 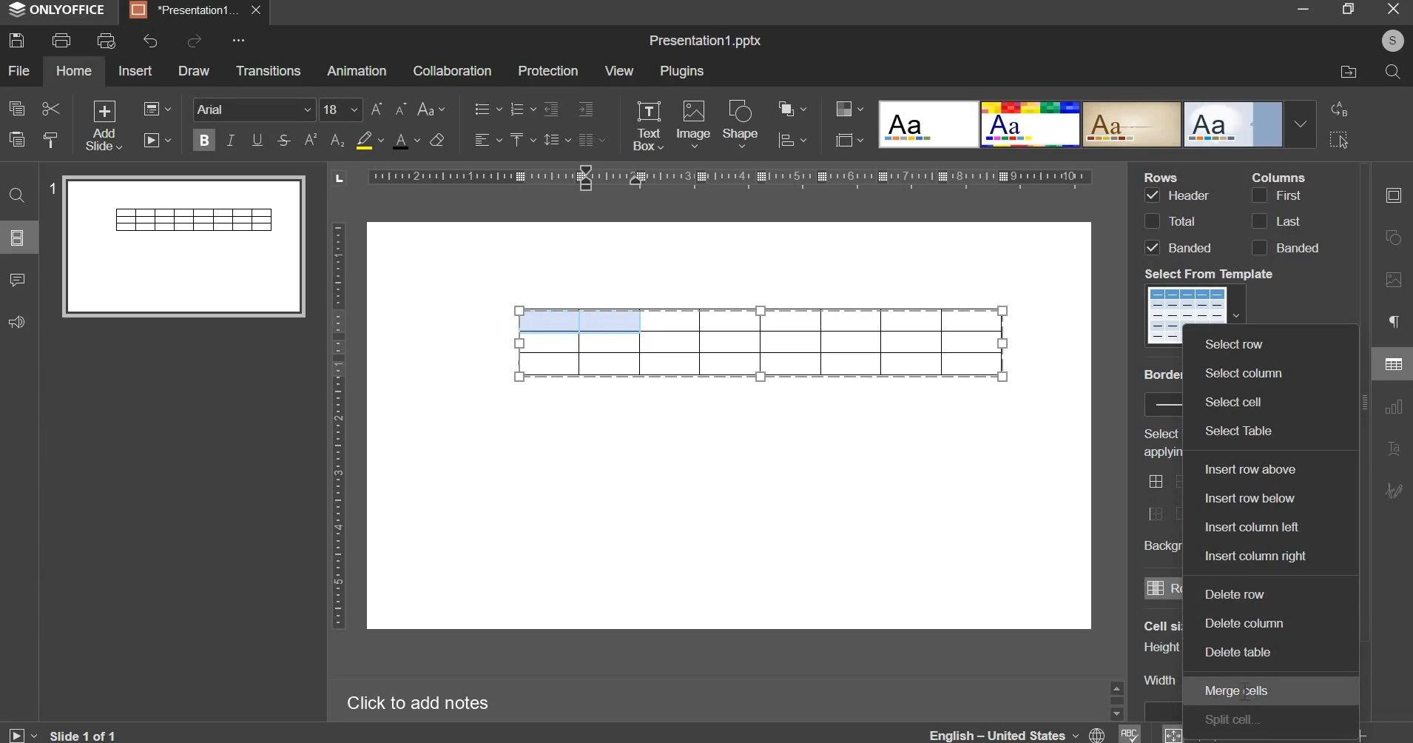 What do you see at coordinates (17, 238) in the screenshot?
I see `slide menu` at bounding box center [17, 238].